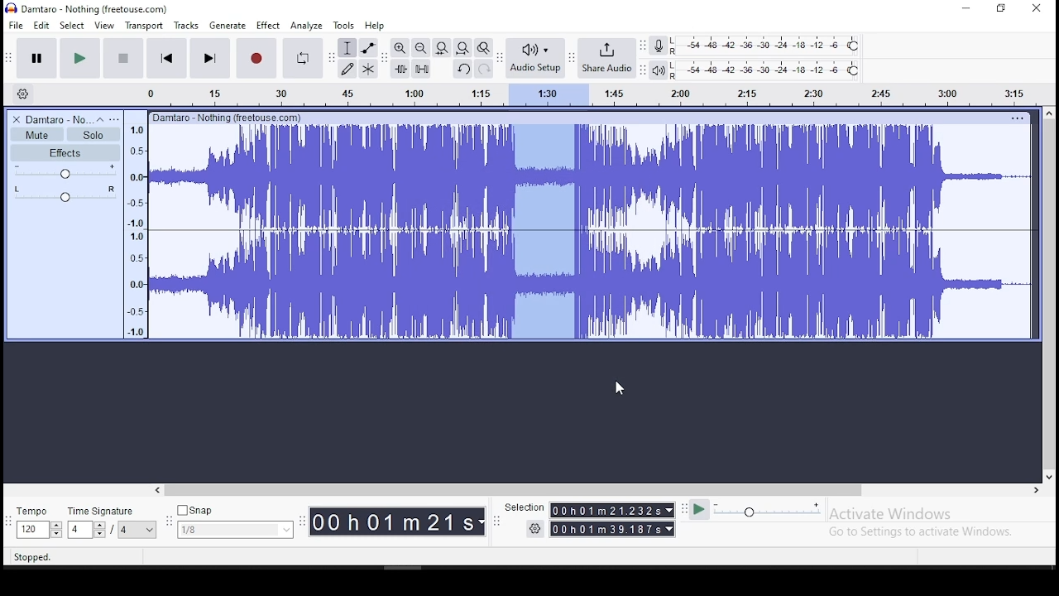 The height and width of the screenshot is (596, 1059). Describe the element at coordinates (923, 531) in the screenshot. I see `Go to Settings to activate Windows.` at that location.